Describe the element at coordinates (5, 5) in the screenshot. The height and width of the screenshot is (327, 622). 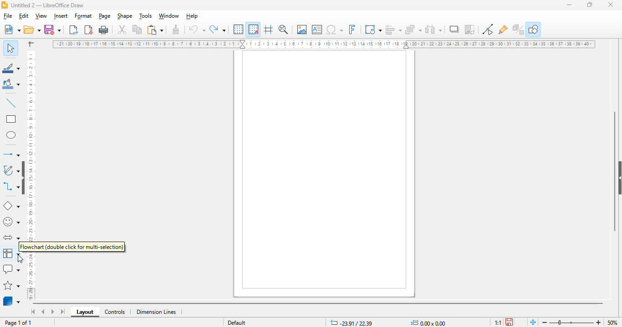
I see `logo` at that location.